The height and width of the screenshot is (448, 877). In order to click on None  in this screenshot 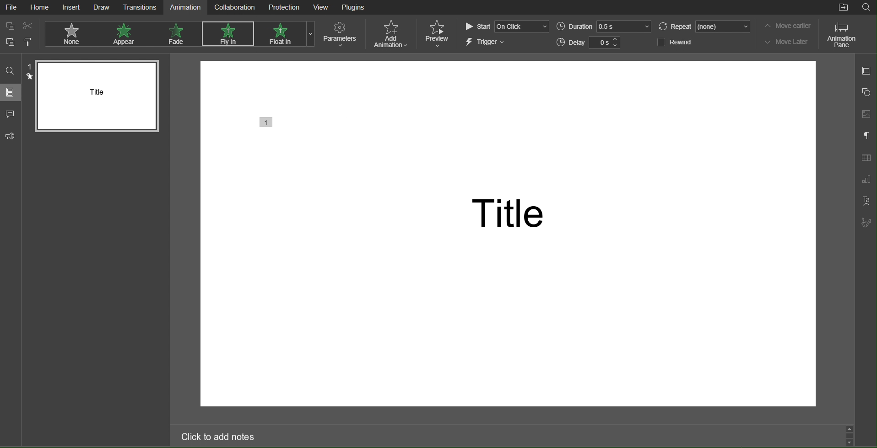, I will do `click(69, 33)`.